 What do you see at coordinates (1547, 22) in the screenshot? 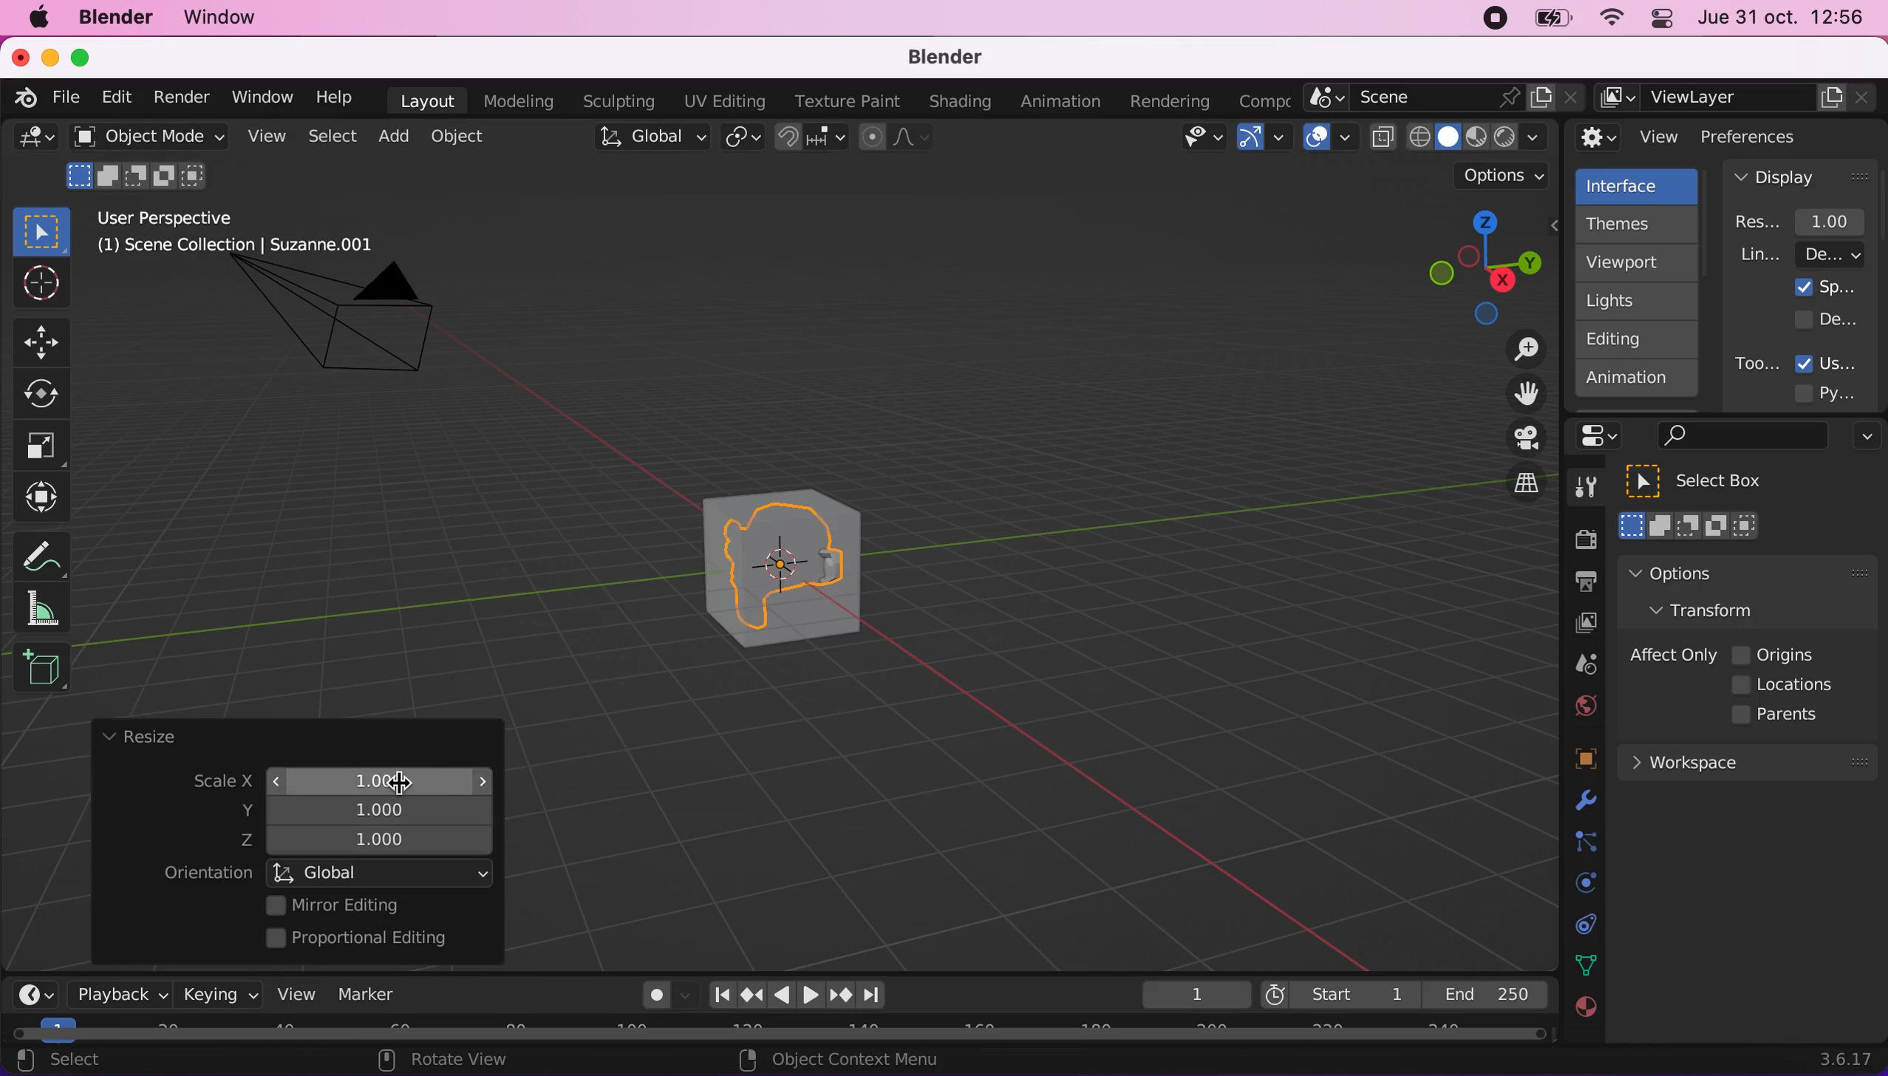
I see `battery` at bounding box center [1547, 22].